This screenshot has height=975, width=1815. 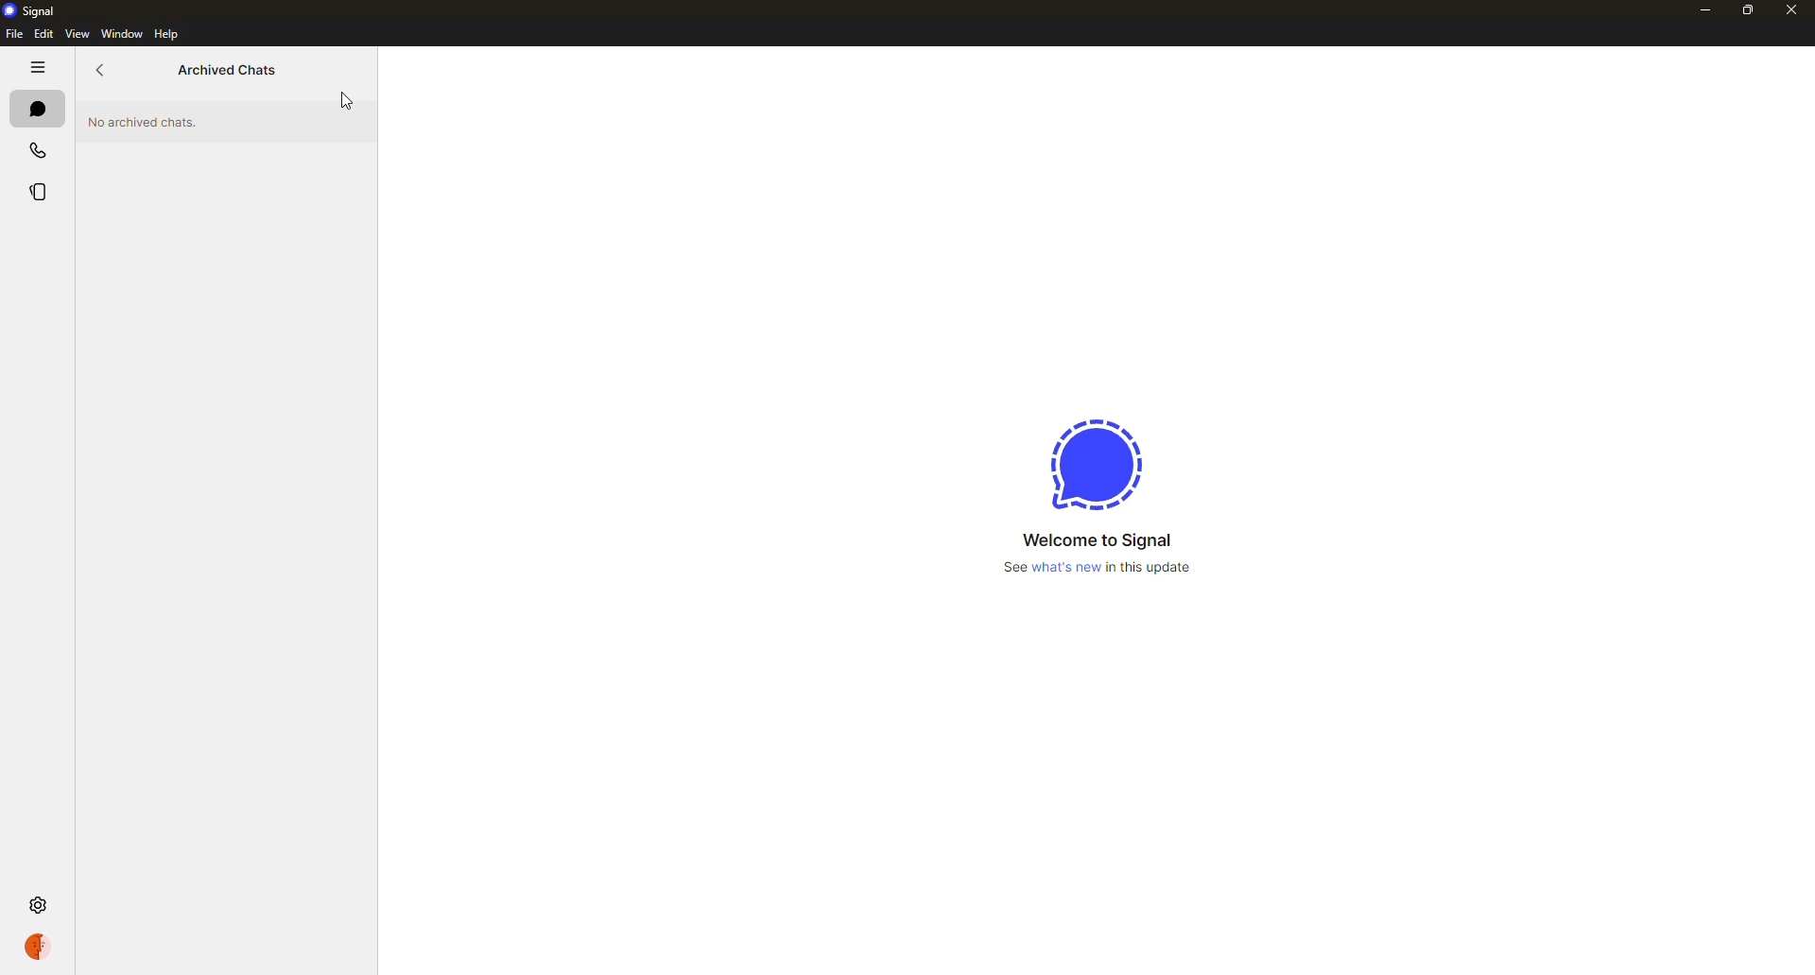 What do you see at coordinates (42, 905) in the screenshot?
I see `settings` at bounding box center [42, 905].